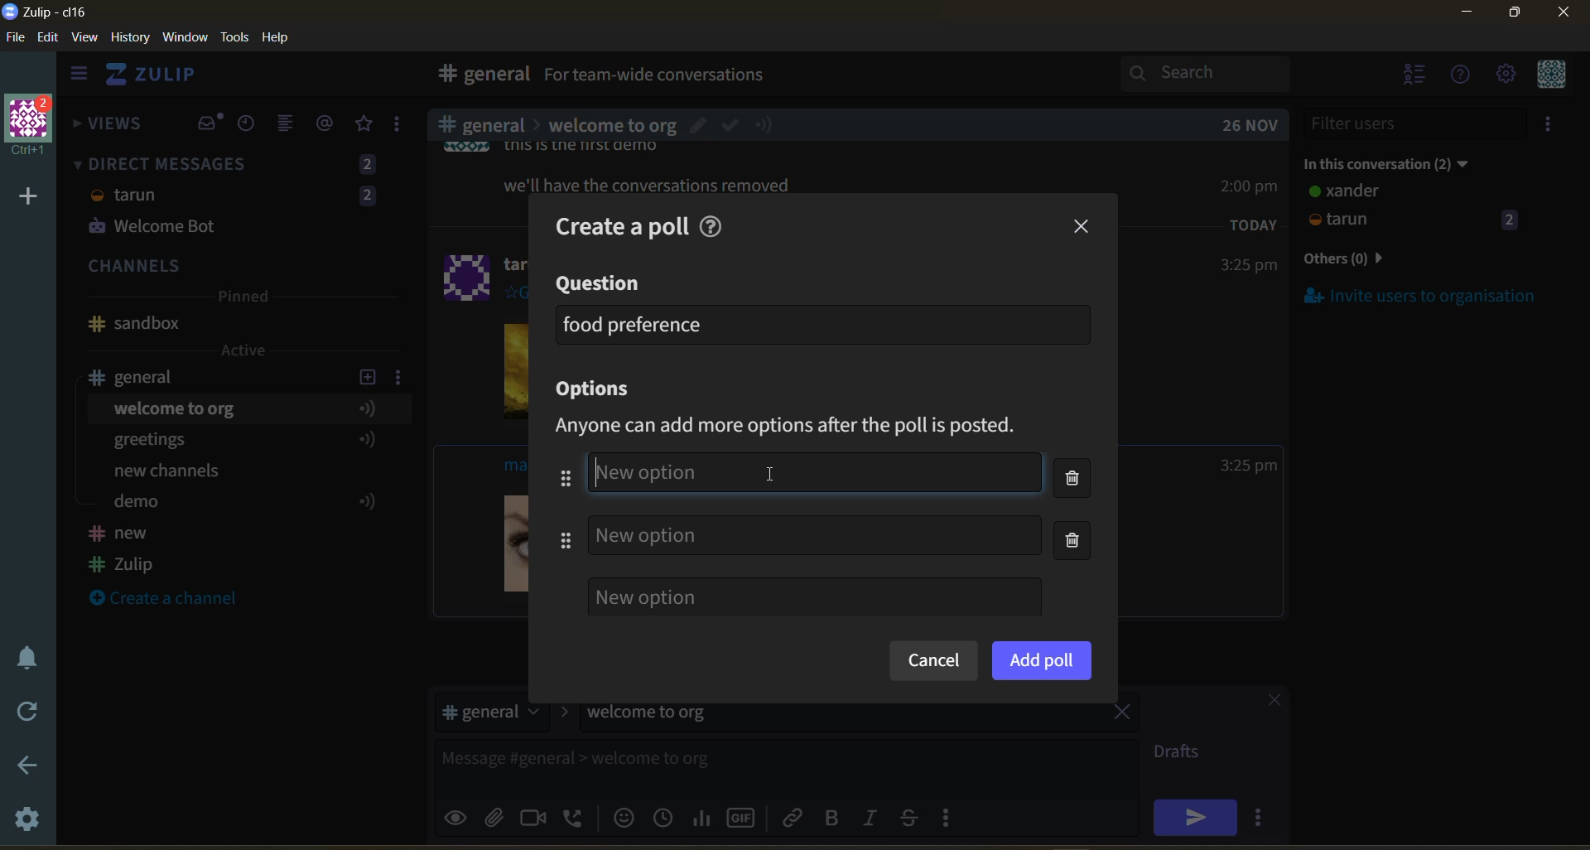  Describe the element at coordinates (1251, 186) in the screenshot. I see `2:00 pm` at that location.